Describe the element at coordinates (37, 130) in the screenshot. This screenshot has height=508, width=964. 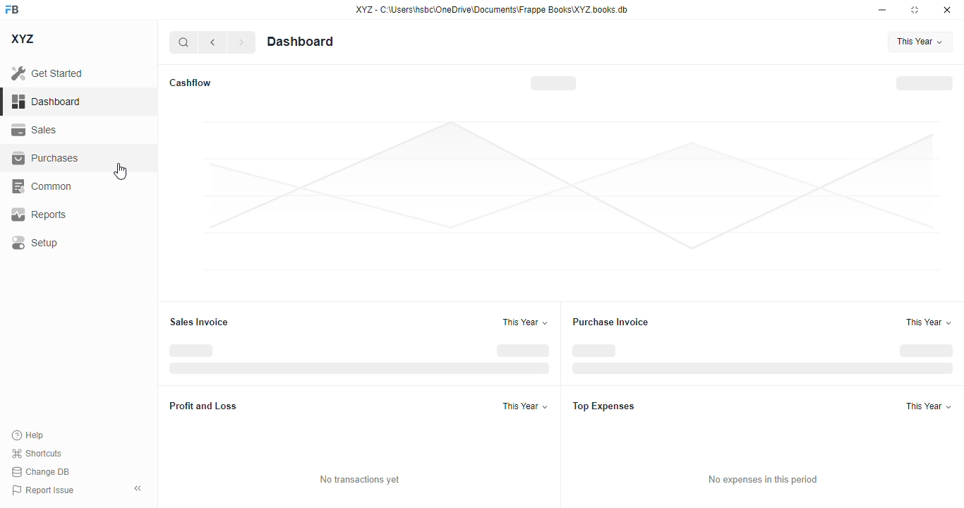
I see `sales` at that location.